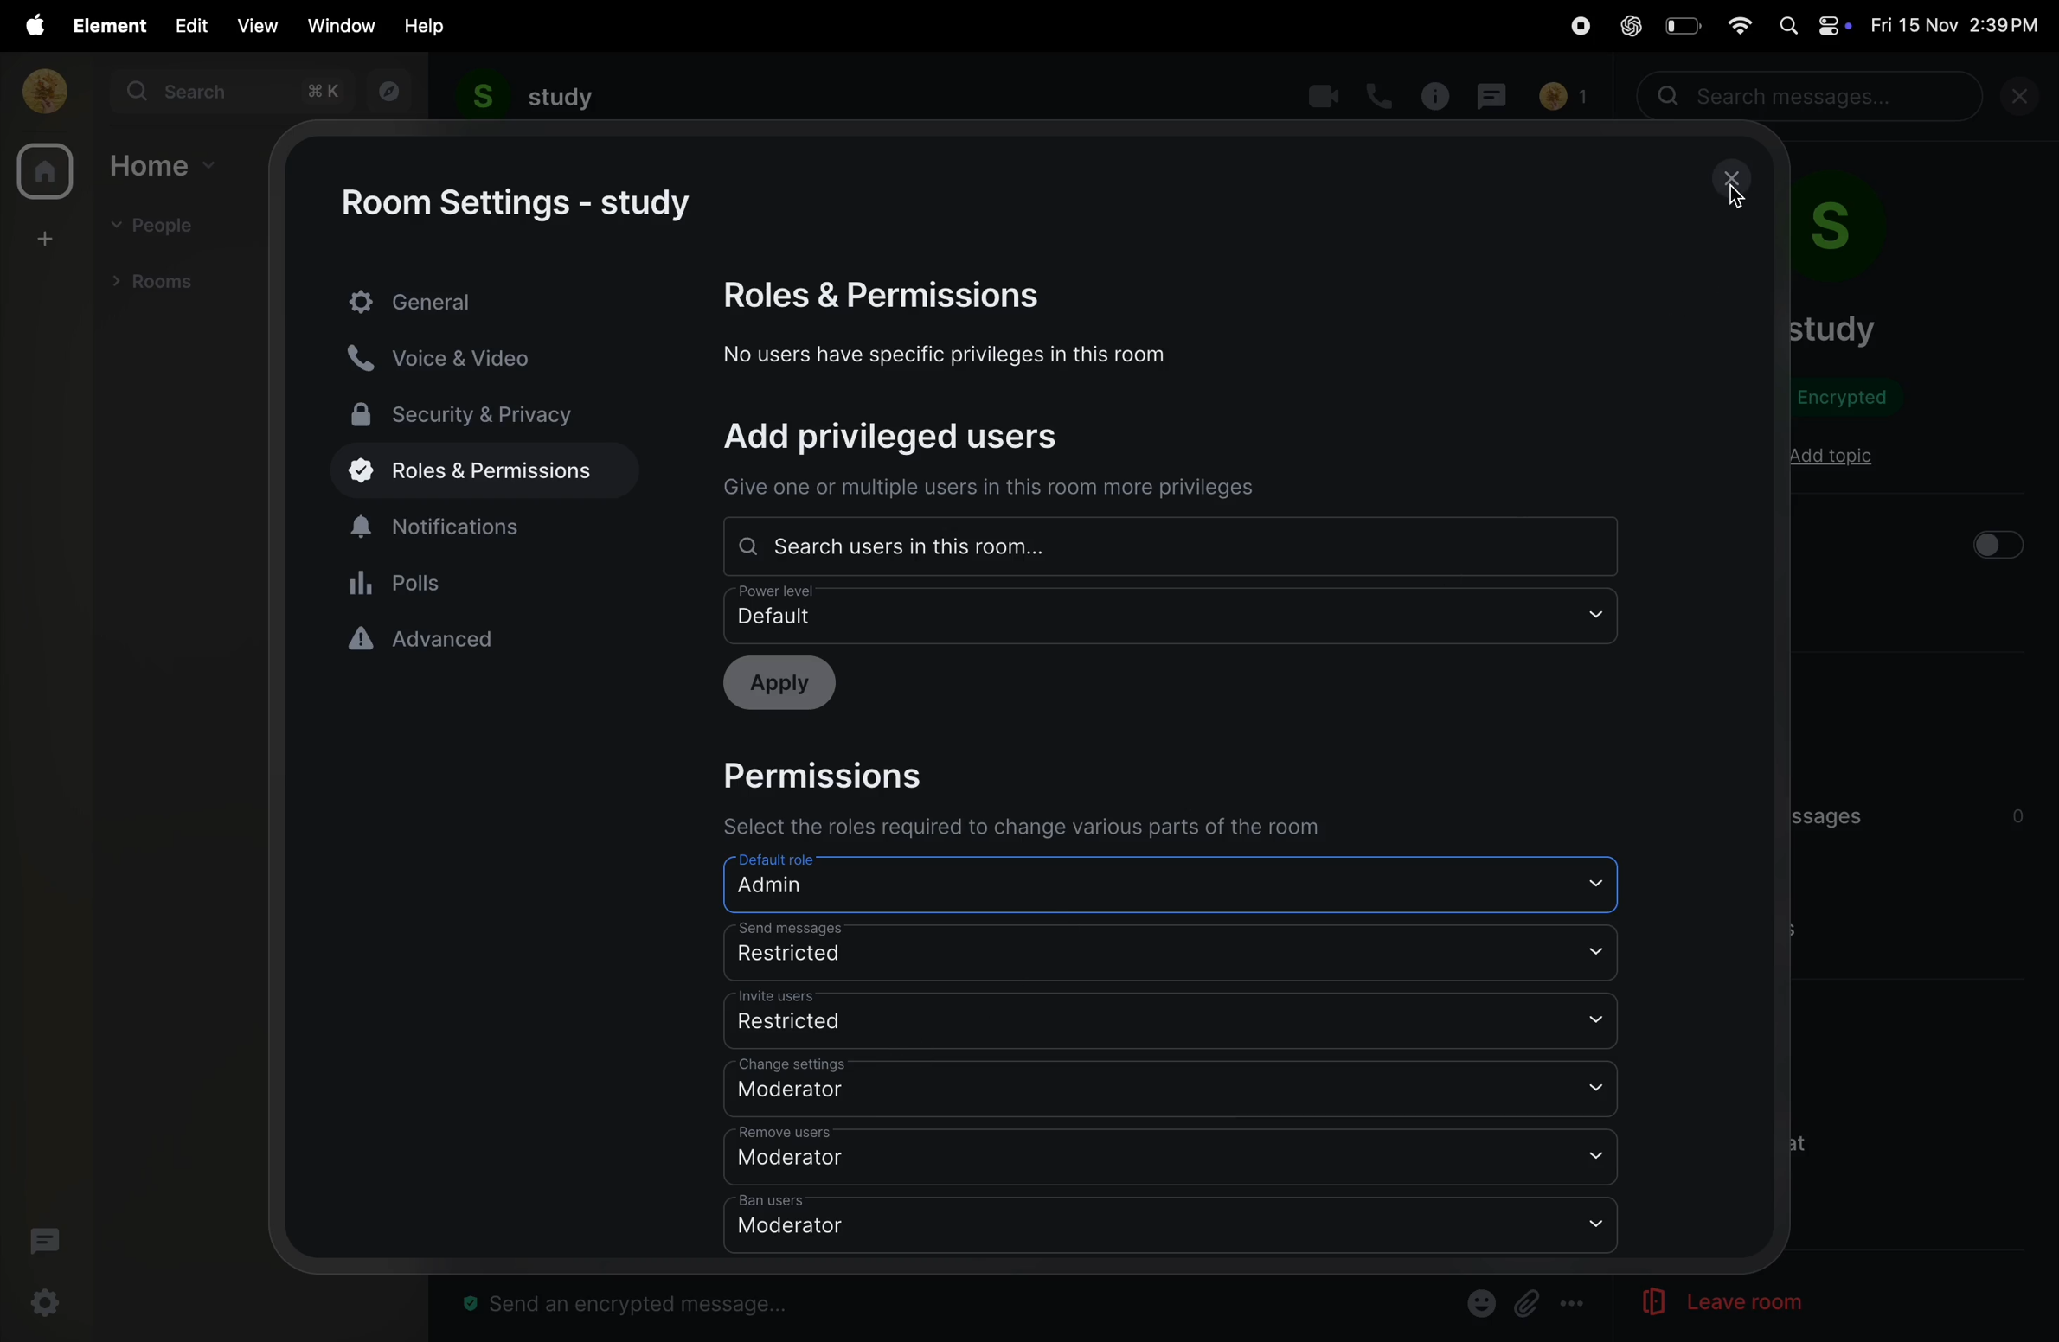 The width and height of the screenshot is (2059, 1342). Describe the element at coordinates (1169, 546) in the screenshot. I see `Search users in one room` at that location.